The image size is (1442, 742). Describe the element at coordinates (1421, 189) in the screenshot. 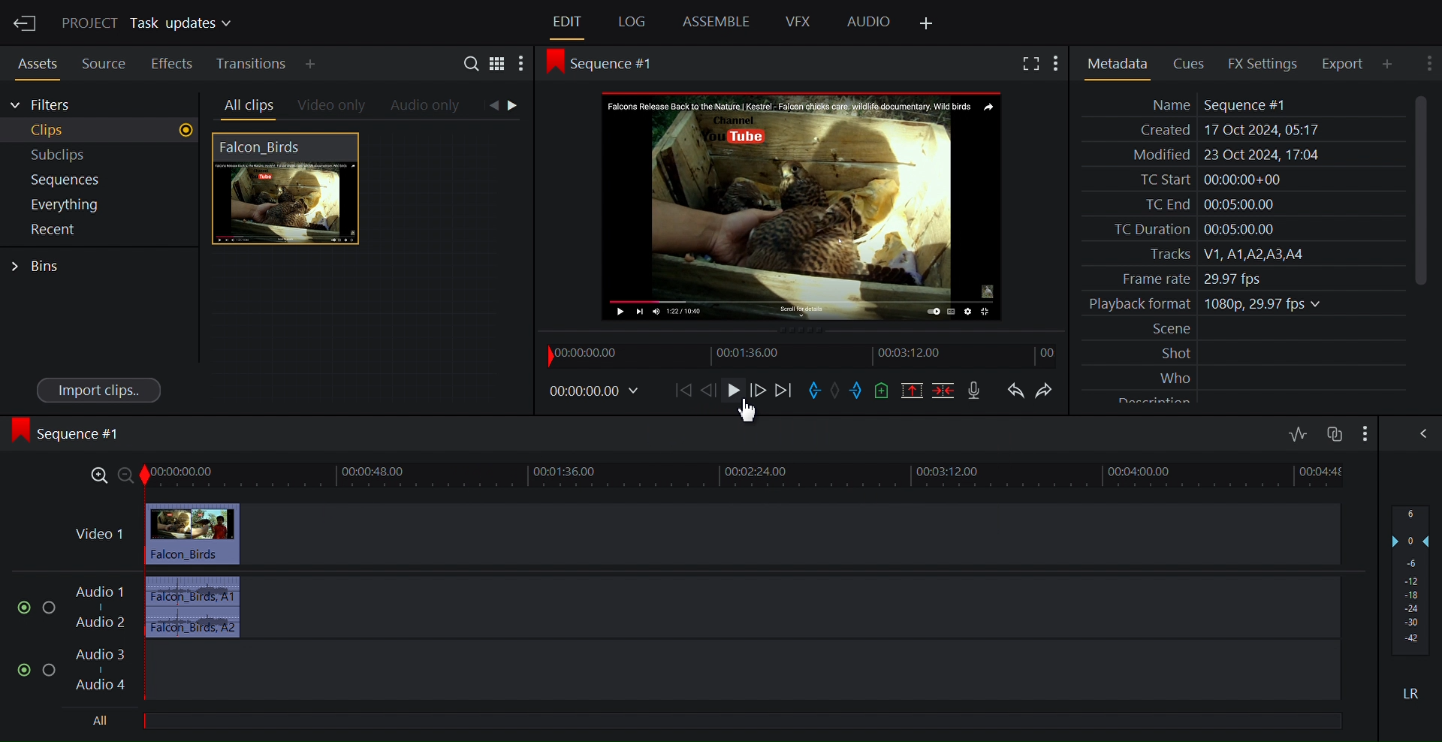

I see `Vertical Scroll bar` at that location.